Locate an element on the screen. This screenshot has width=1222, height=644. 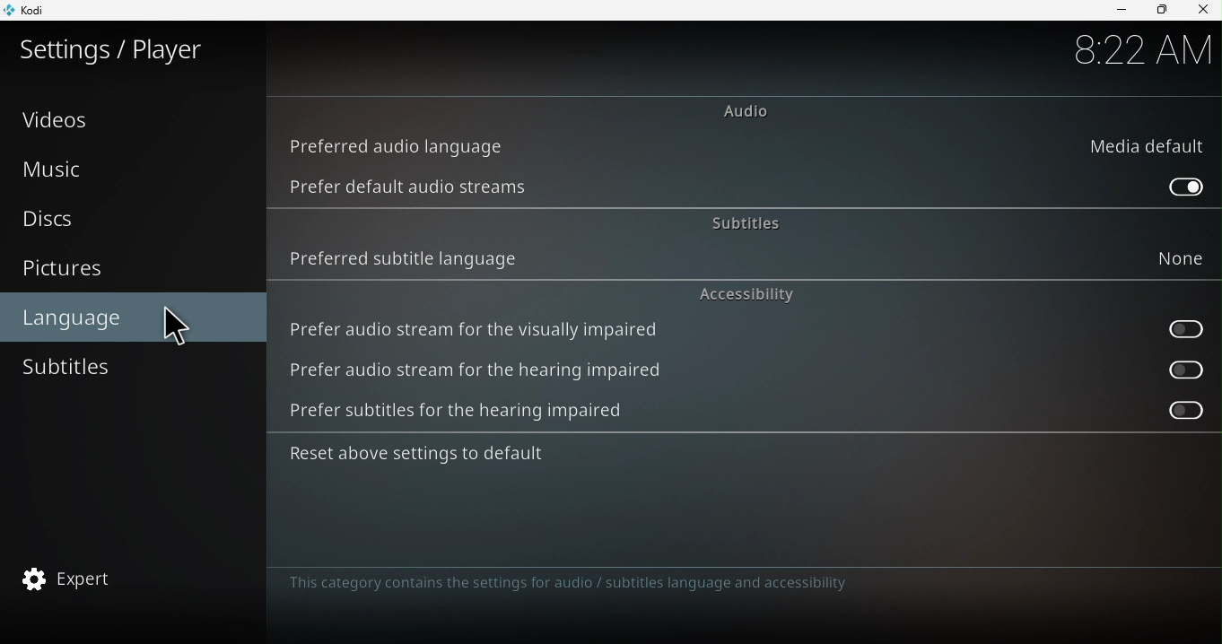
cursor is located at coordinates (177, 332).